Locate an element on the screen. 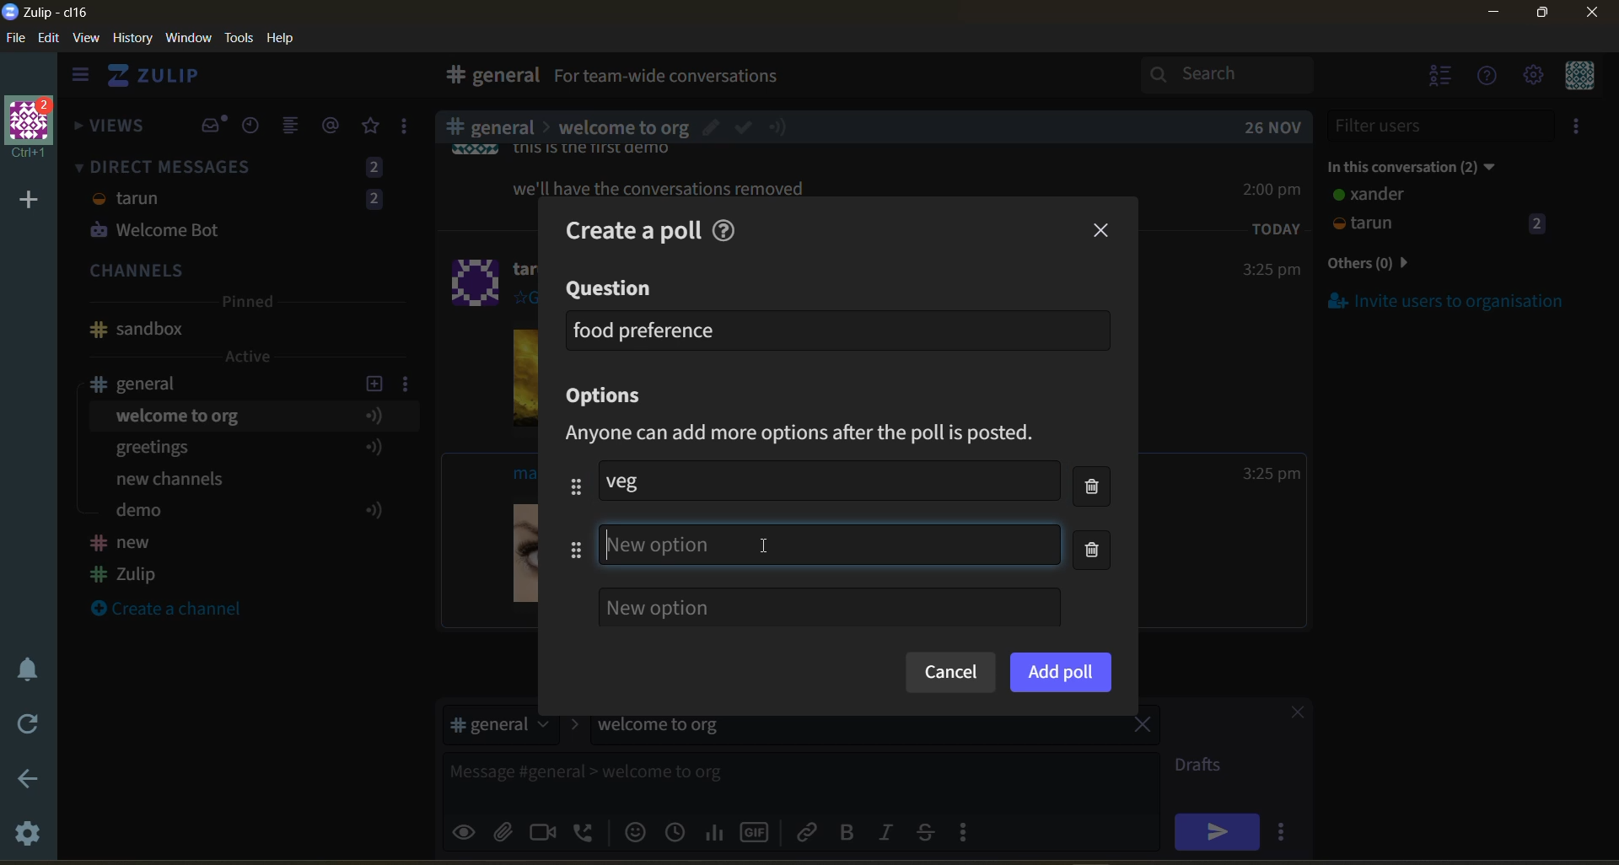 This screenshot has height=865, width=1619. Scroll bar is located at coordinates (1609, 450).